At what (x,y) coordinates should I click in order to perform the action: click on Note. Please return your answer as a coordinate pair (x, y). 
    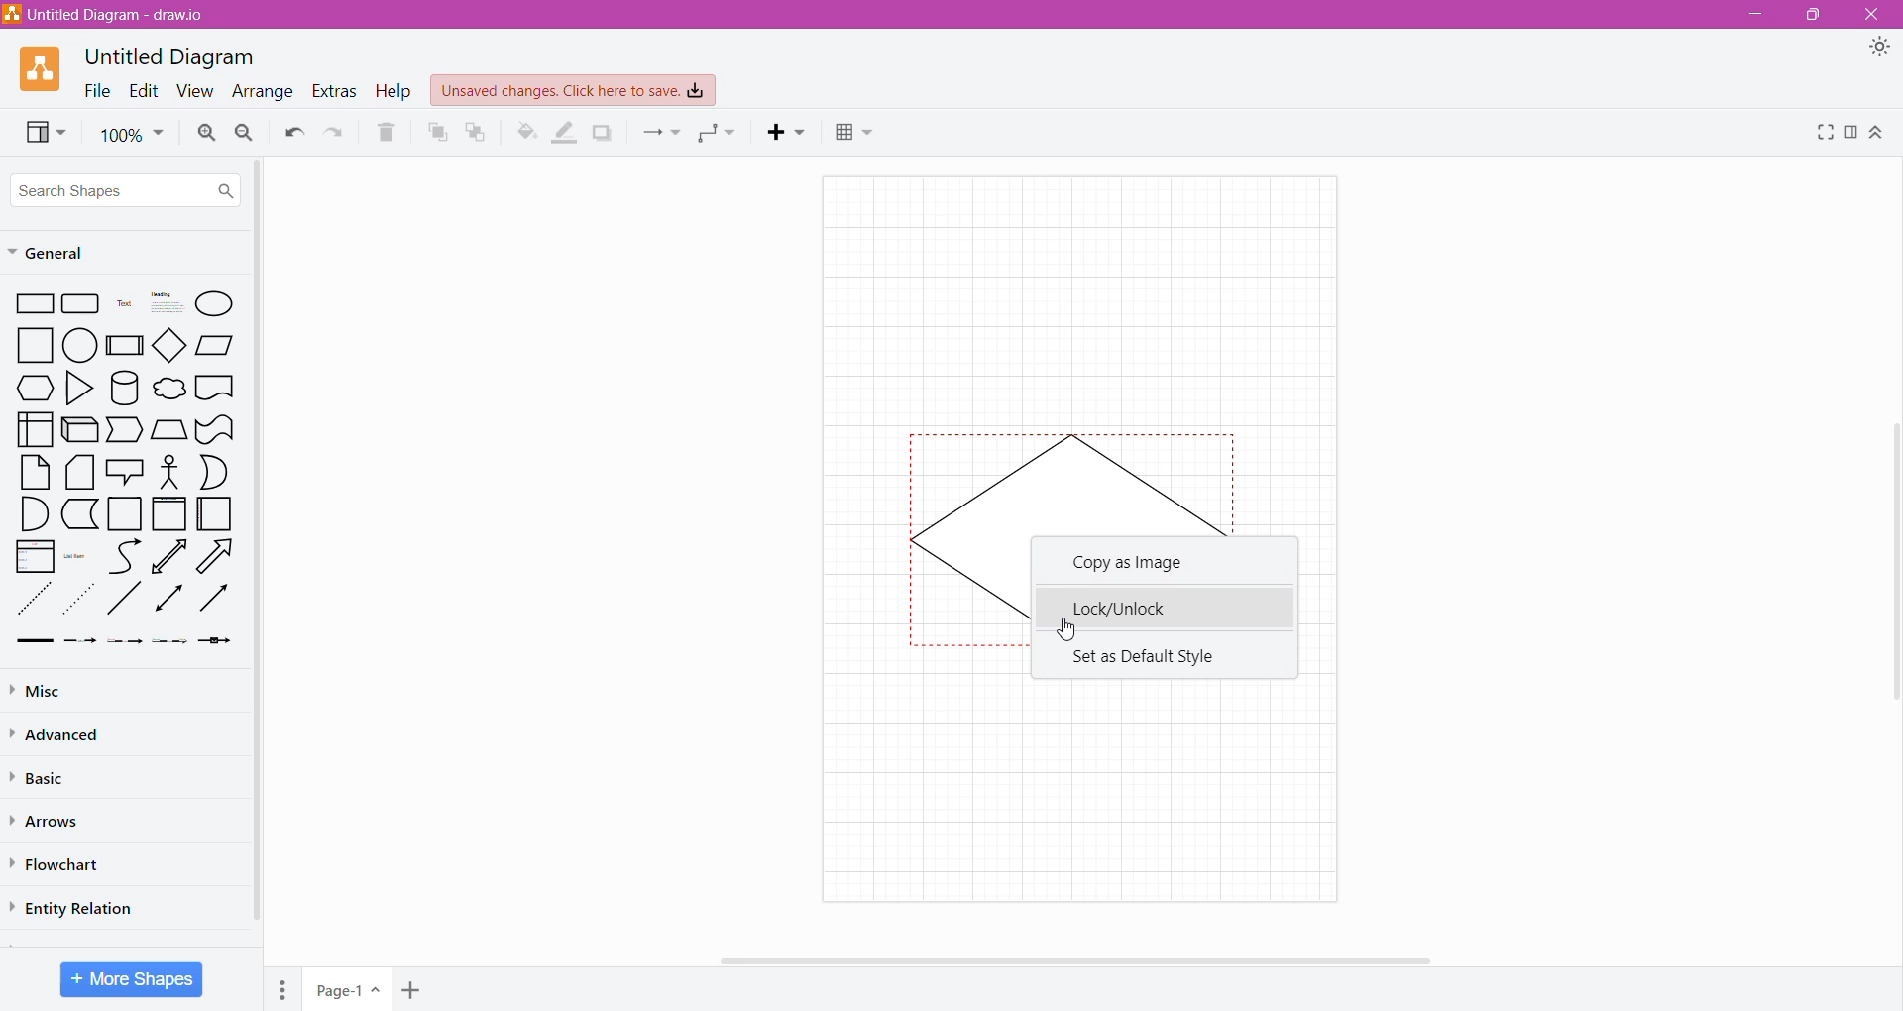
    Looking at the image, I should click on (35, 472).